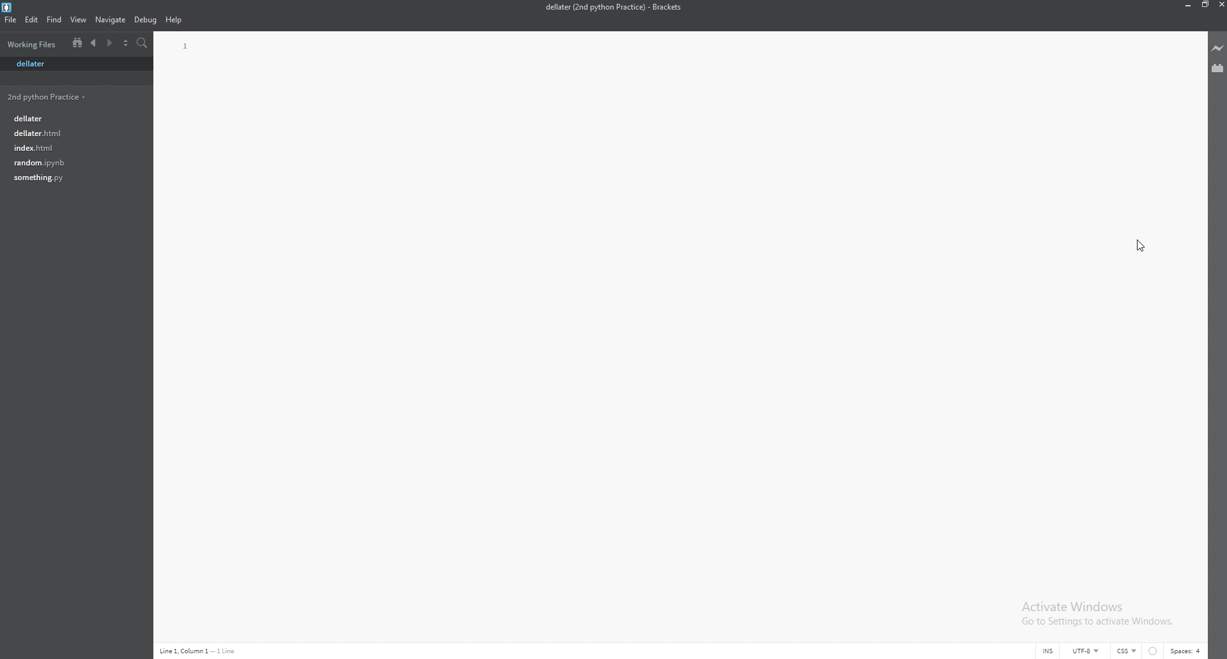 The height and width of the screenshot is (659, 1227). What do you see at coordinates (10, 19) in the screenshot?
I see `file` at bounding box center [10, 19].